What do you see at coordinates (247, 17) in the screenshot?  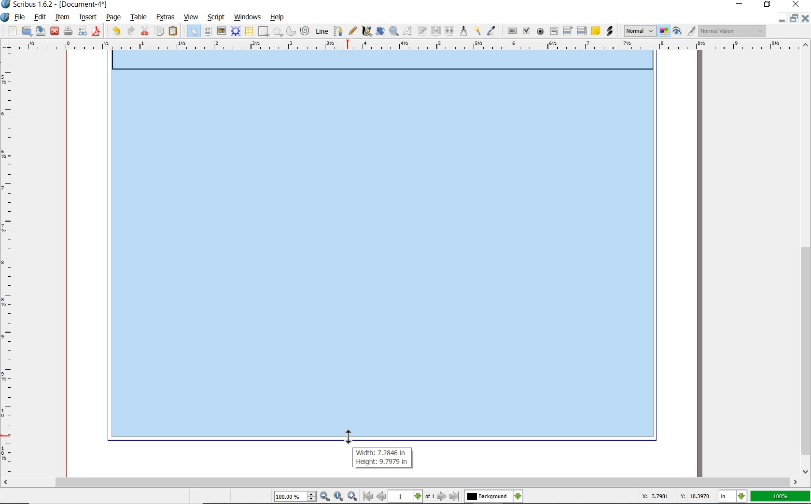 I see `windows` at bounding box center [247, 17].